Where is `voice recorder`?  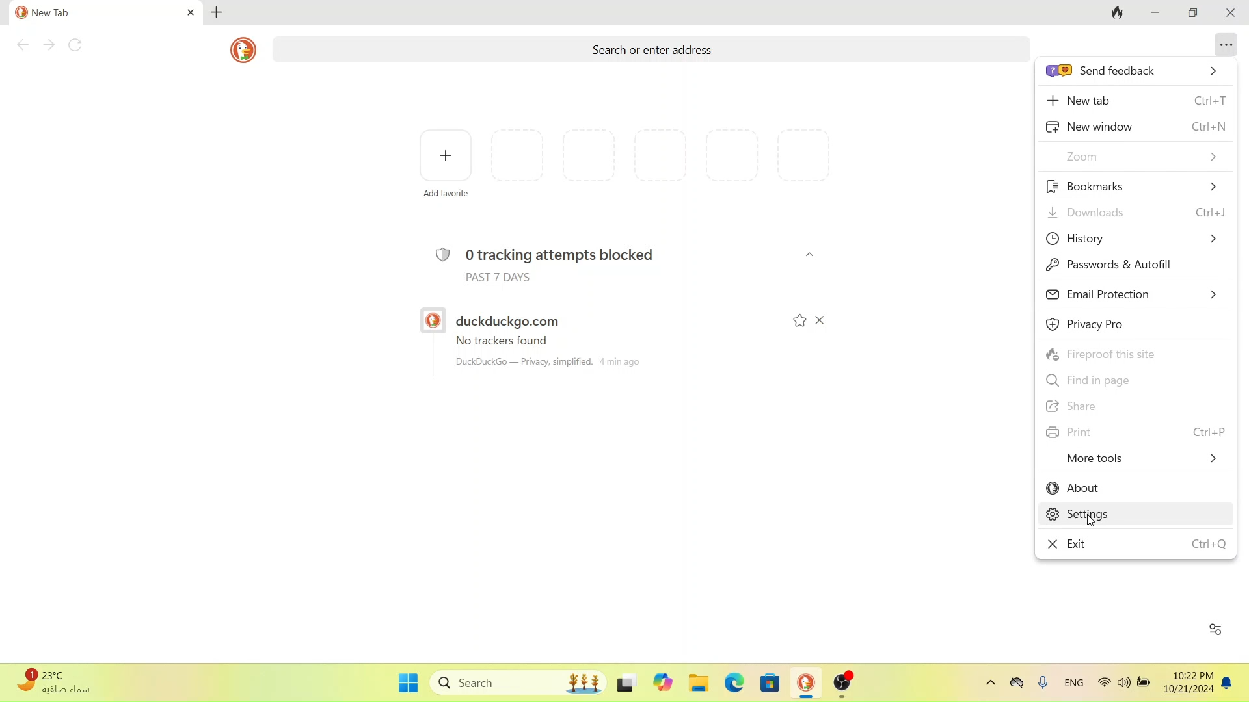 voice recorder is located at coordinates (1045, 687).